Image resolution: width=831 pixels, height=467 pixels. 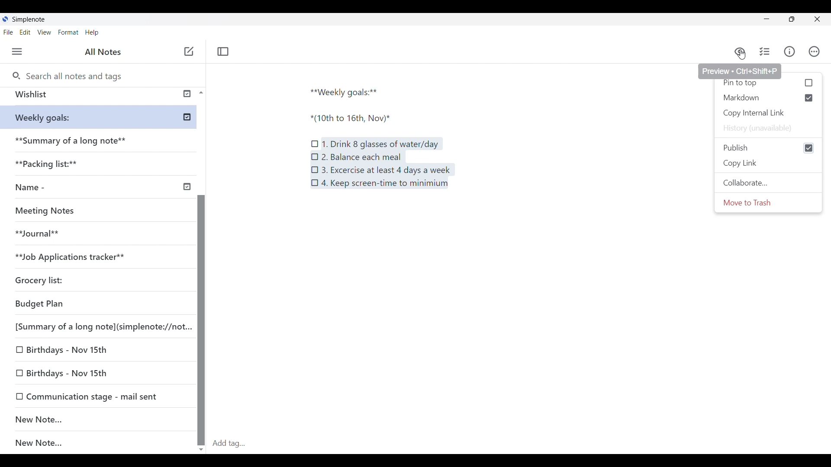 I want to click on New note, so click(x=189, y=51).